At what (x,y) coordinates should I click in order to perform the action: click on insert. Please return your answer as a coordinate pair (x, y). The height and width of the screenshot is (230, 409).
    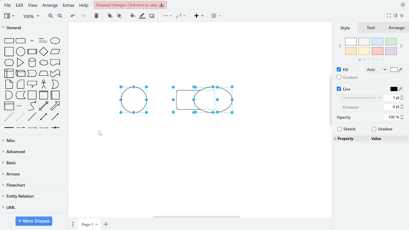
    Looking at the image, I should click on (198, 17).